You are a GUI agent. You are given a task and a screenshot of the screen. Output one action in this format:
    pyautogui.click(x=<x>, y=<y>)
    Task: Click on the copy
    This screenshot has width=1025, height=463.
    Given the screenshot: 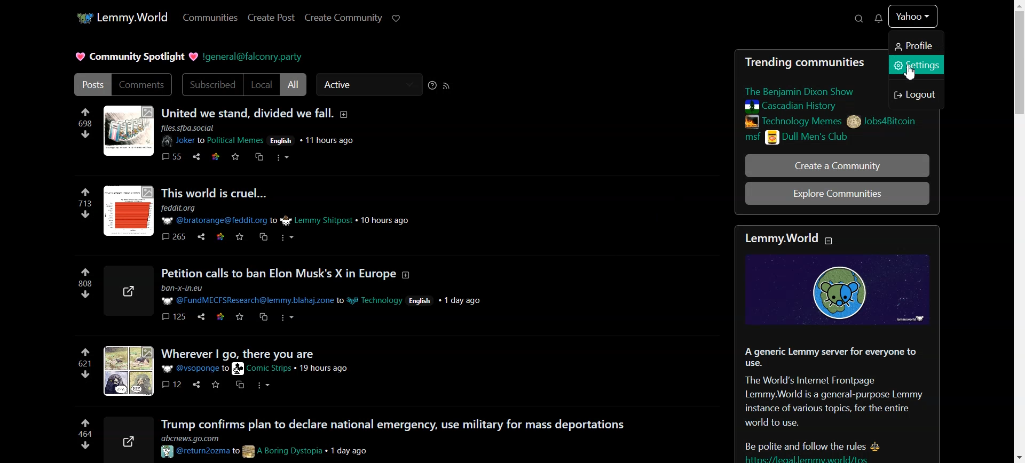 What is the action you would take?
    pyautogui.click(x=263, y=238)
    